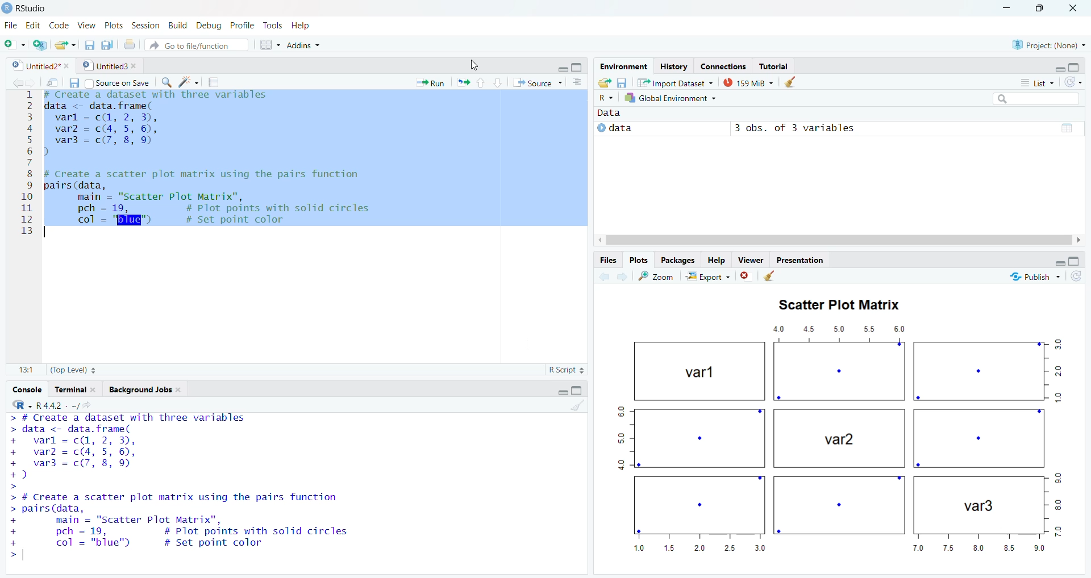  Describe the element at coordinates (606, 97) in the screenshot. I see `Choose language` at that location.